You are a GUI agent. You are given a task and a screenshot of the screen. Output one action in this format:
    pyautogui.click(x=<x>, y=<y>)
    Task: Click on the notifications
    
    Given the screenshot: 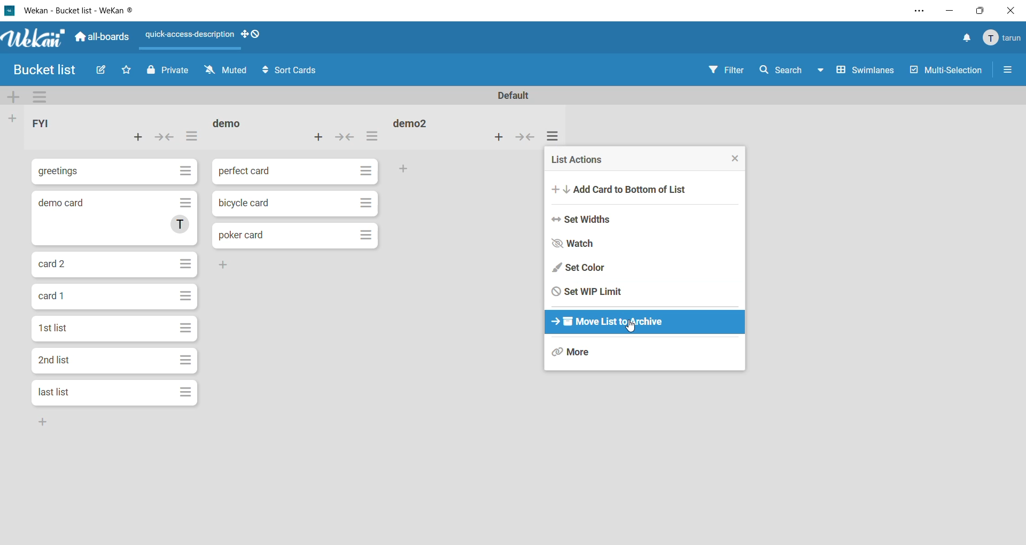 What is the action you would take?
    pyautogui.click(x=961, y=38)
    